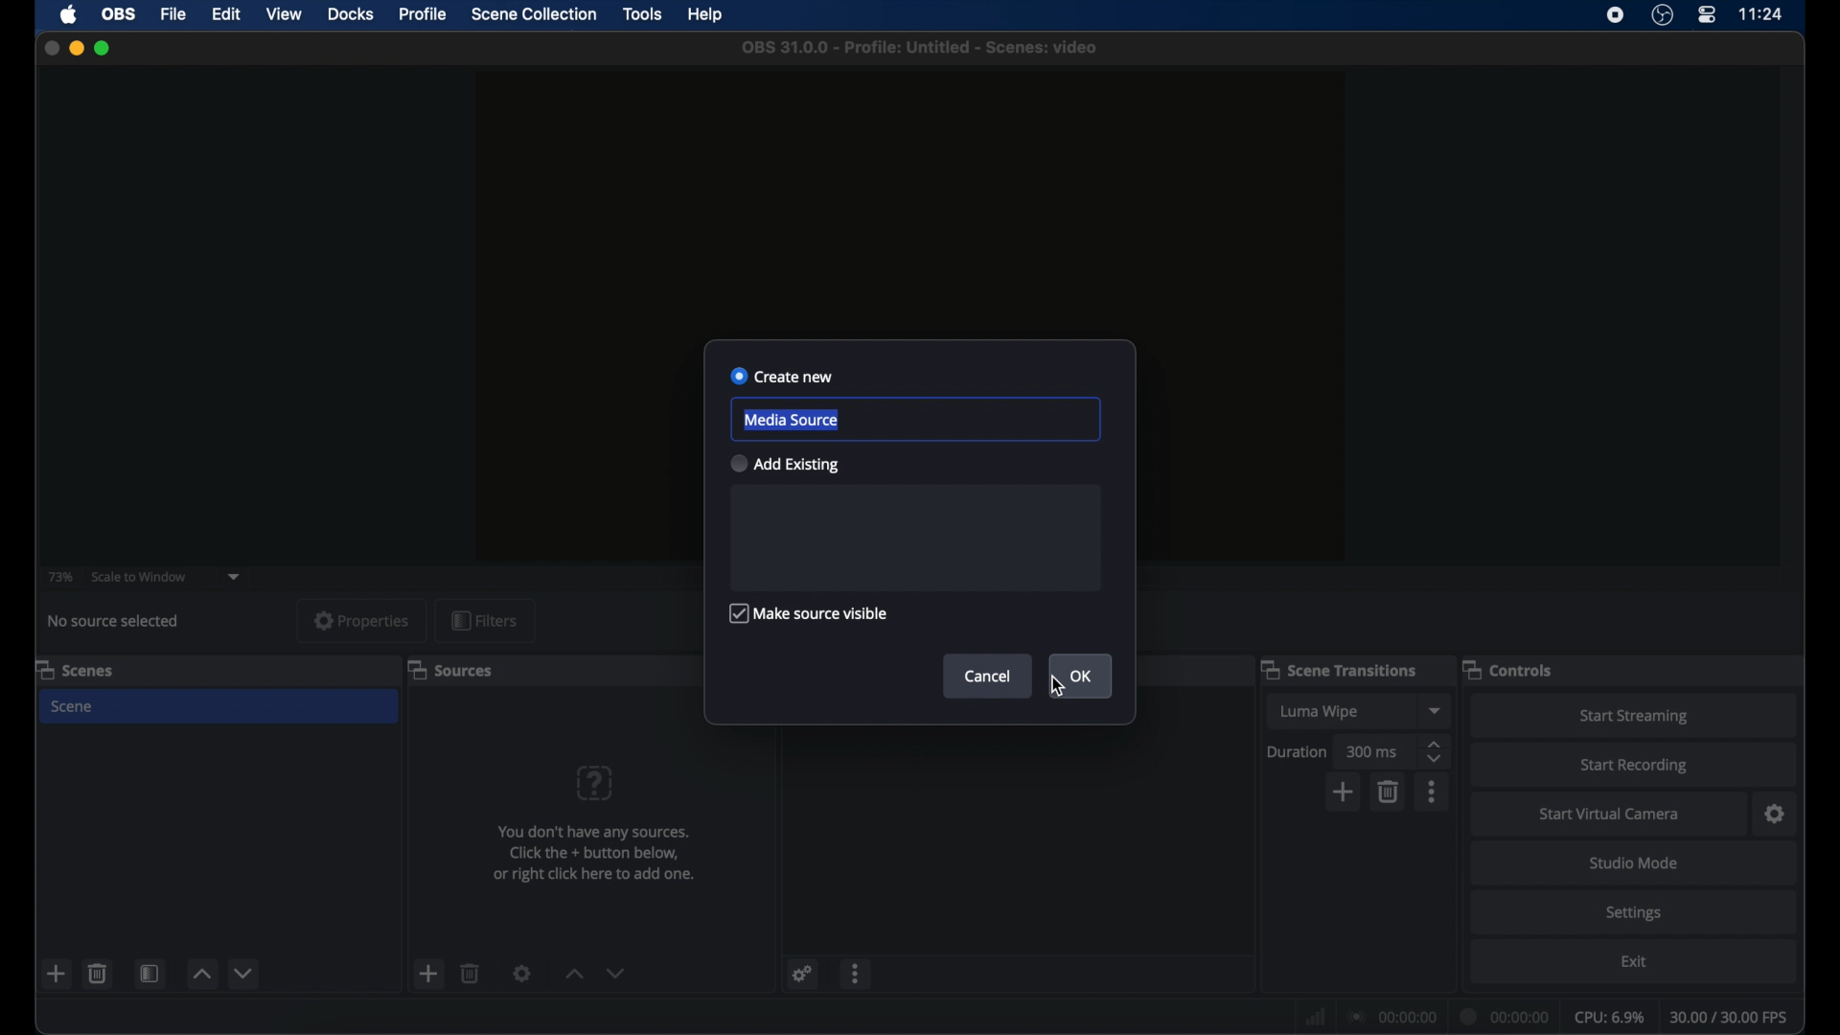  What do you see at coordinates (1637, 717) in the screenshot?
I see `start streaming` at bounding box center [1637, 717].